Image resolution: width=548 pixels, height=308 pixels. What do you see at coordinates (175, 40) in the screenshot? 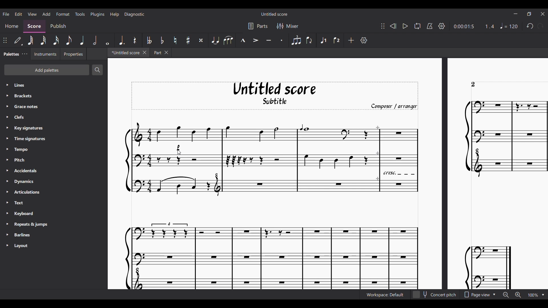
I see `Toggle natural` at bounding box center [175, 40].